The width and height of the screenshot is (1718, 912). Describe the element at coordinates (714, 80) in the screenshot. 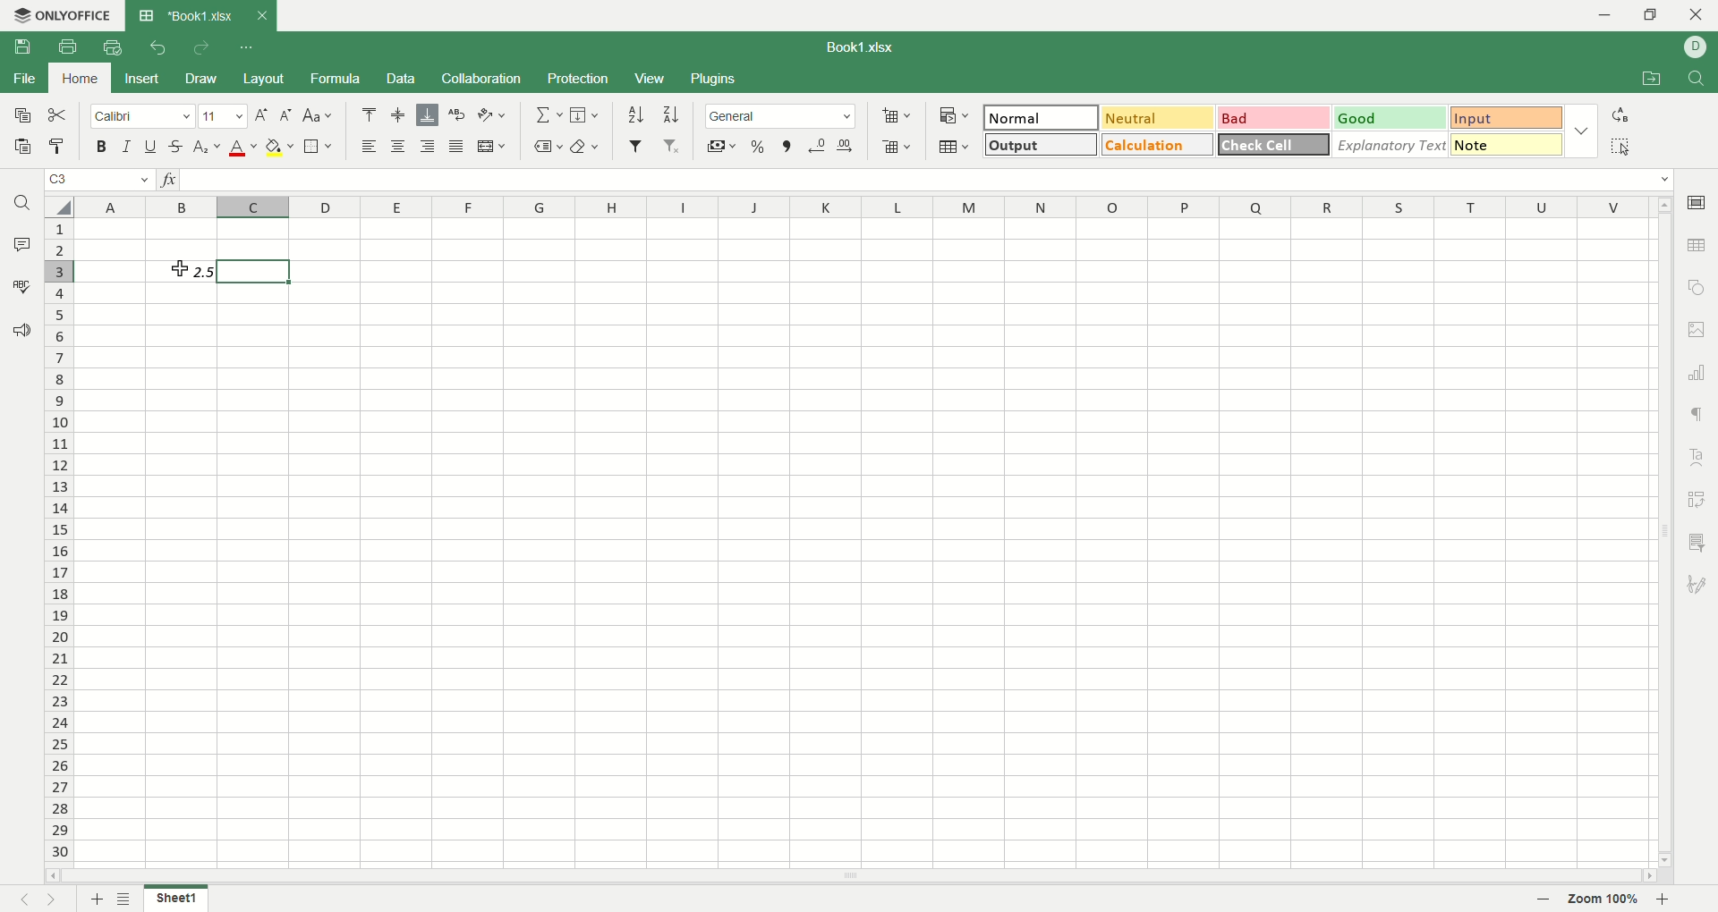

I see `plugins` at that location.